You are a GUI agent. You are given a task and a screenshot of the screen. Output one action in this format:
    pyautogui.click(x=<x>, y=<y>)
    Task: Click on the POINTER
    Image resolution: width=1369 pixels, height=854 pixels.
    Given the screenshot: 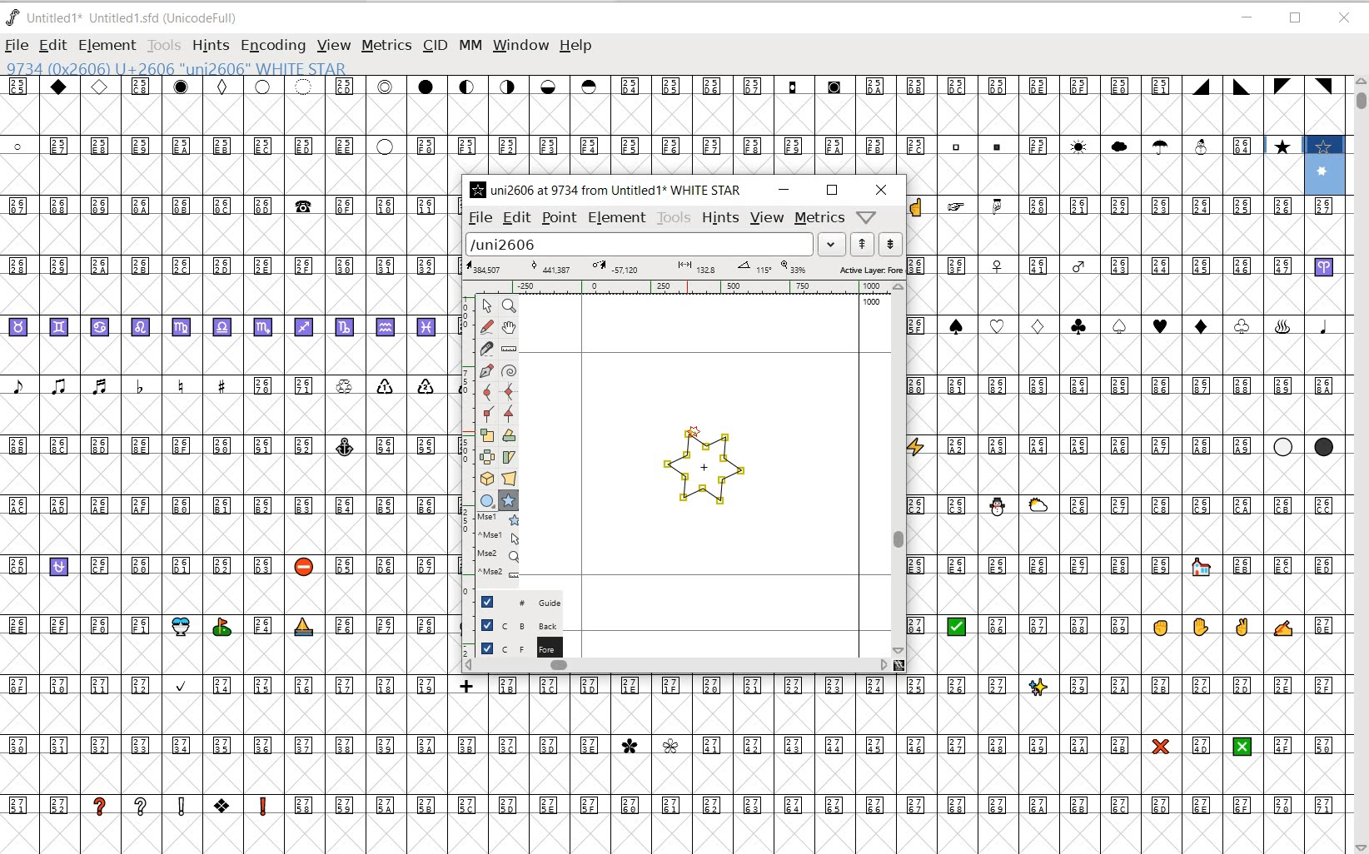 What is the action you would take?
    pyautogui.click(x=485, y=305)
    